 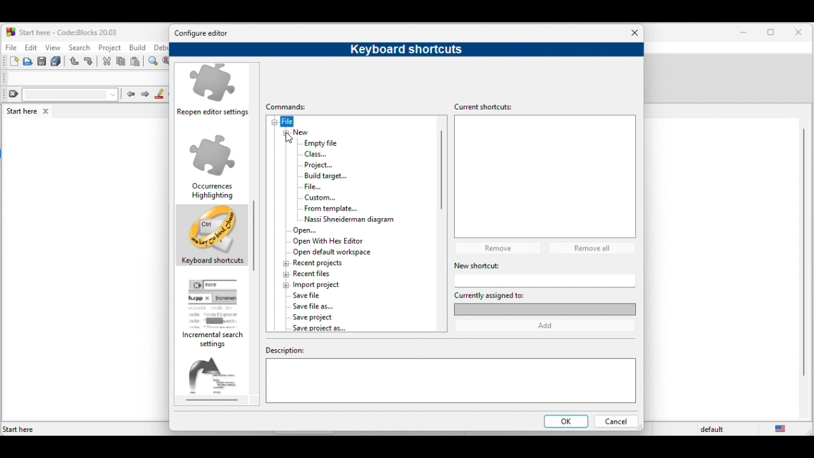 I want to click on vertical scroll bar, so click(x=441, y=174).